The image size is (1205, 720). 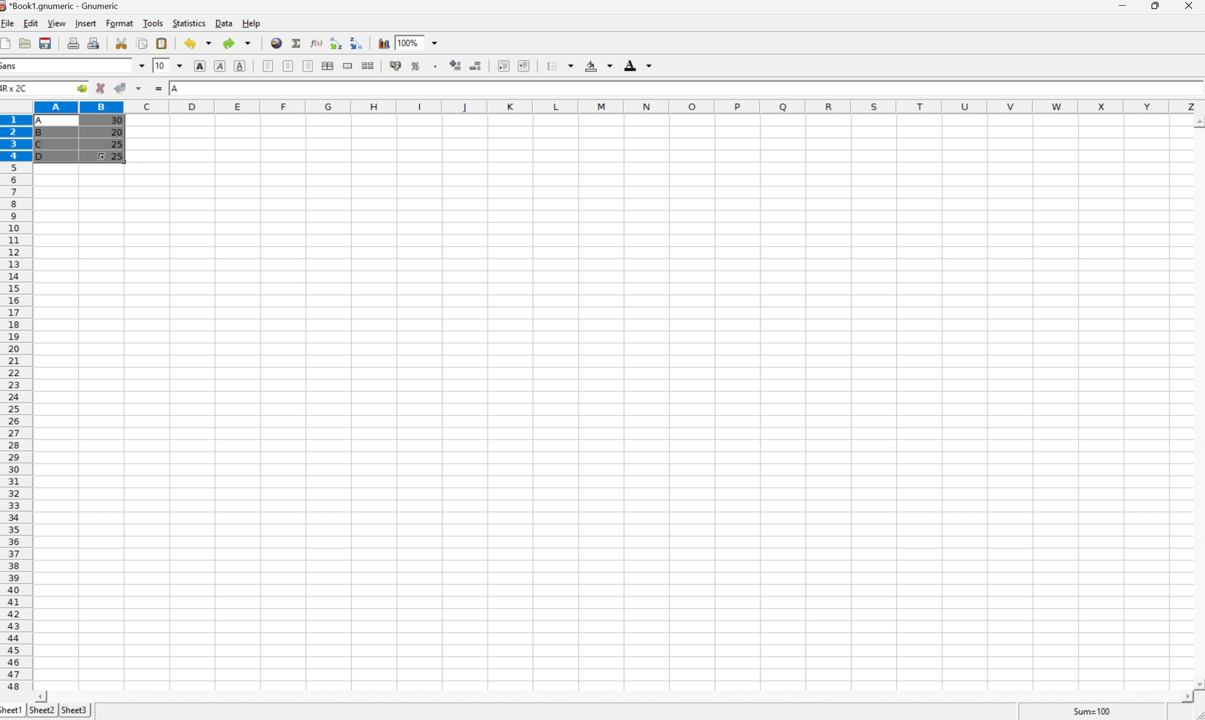 I want to click on Bold, so click(x=199, y=66).